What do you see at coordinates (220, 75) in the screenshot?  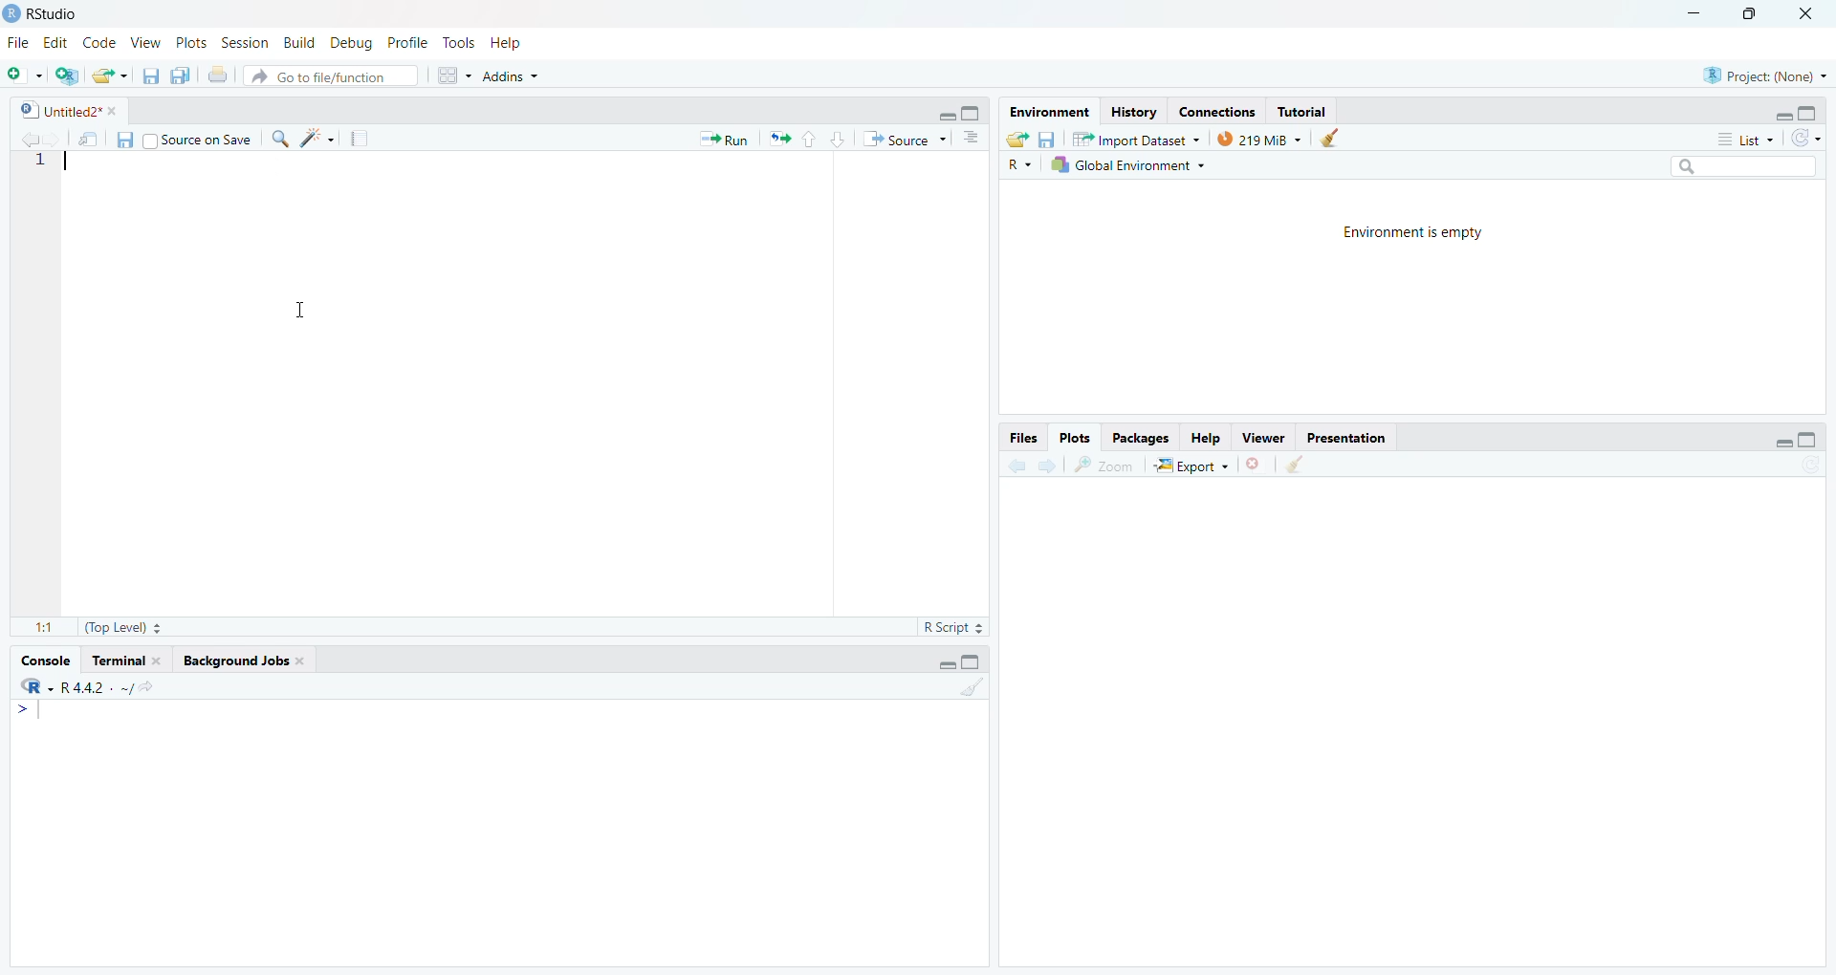 I see `Print` at bounding box center [220, 75].